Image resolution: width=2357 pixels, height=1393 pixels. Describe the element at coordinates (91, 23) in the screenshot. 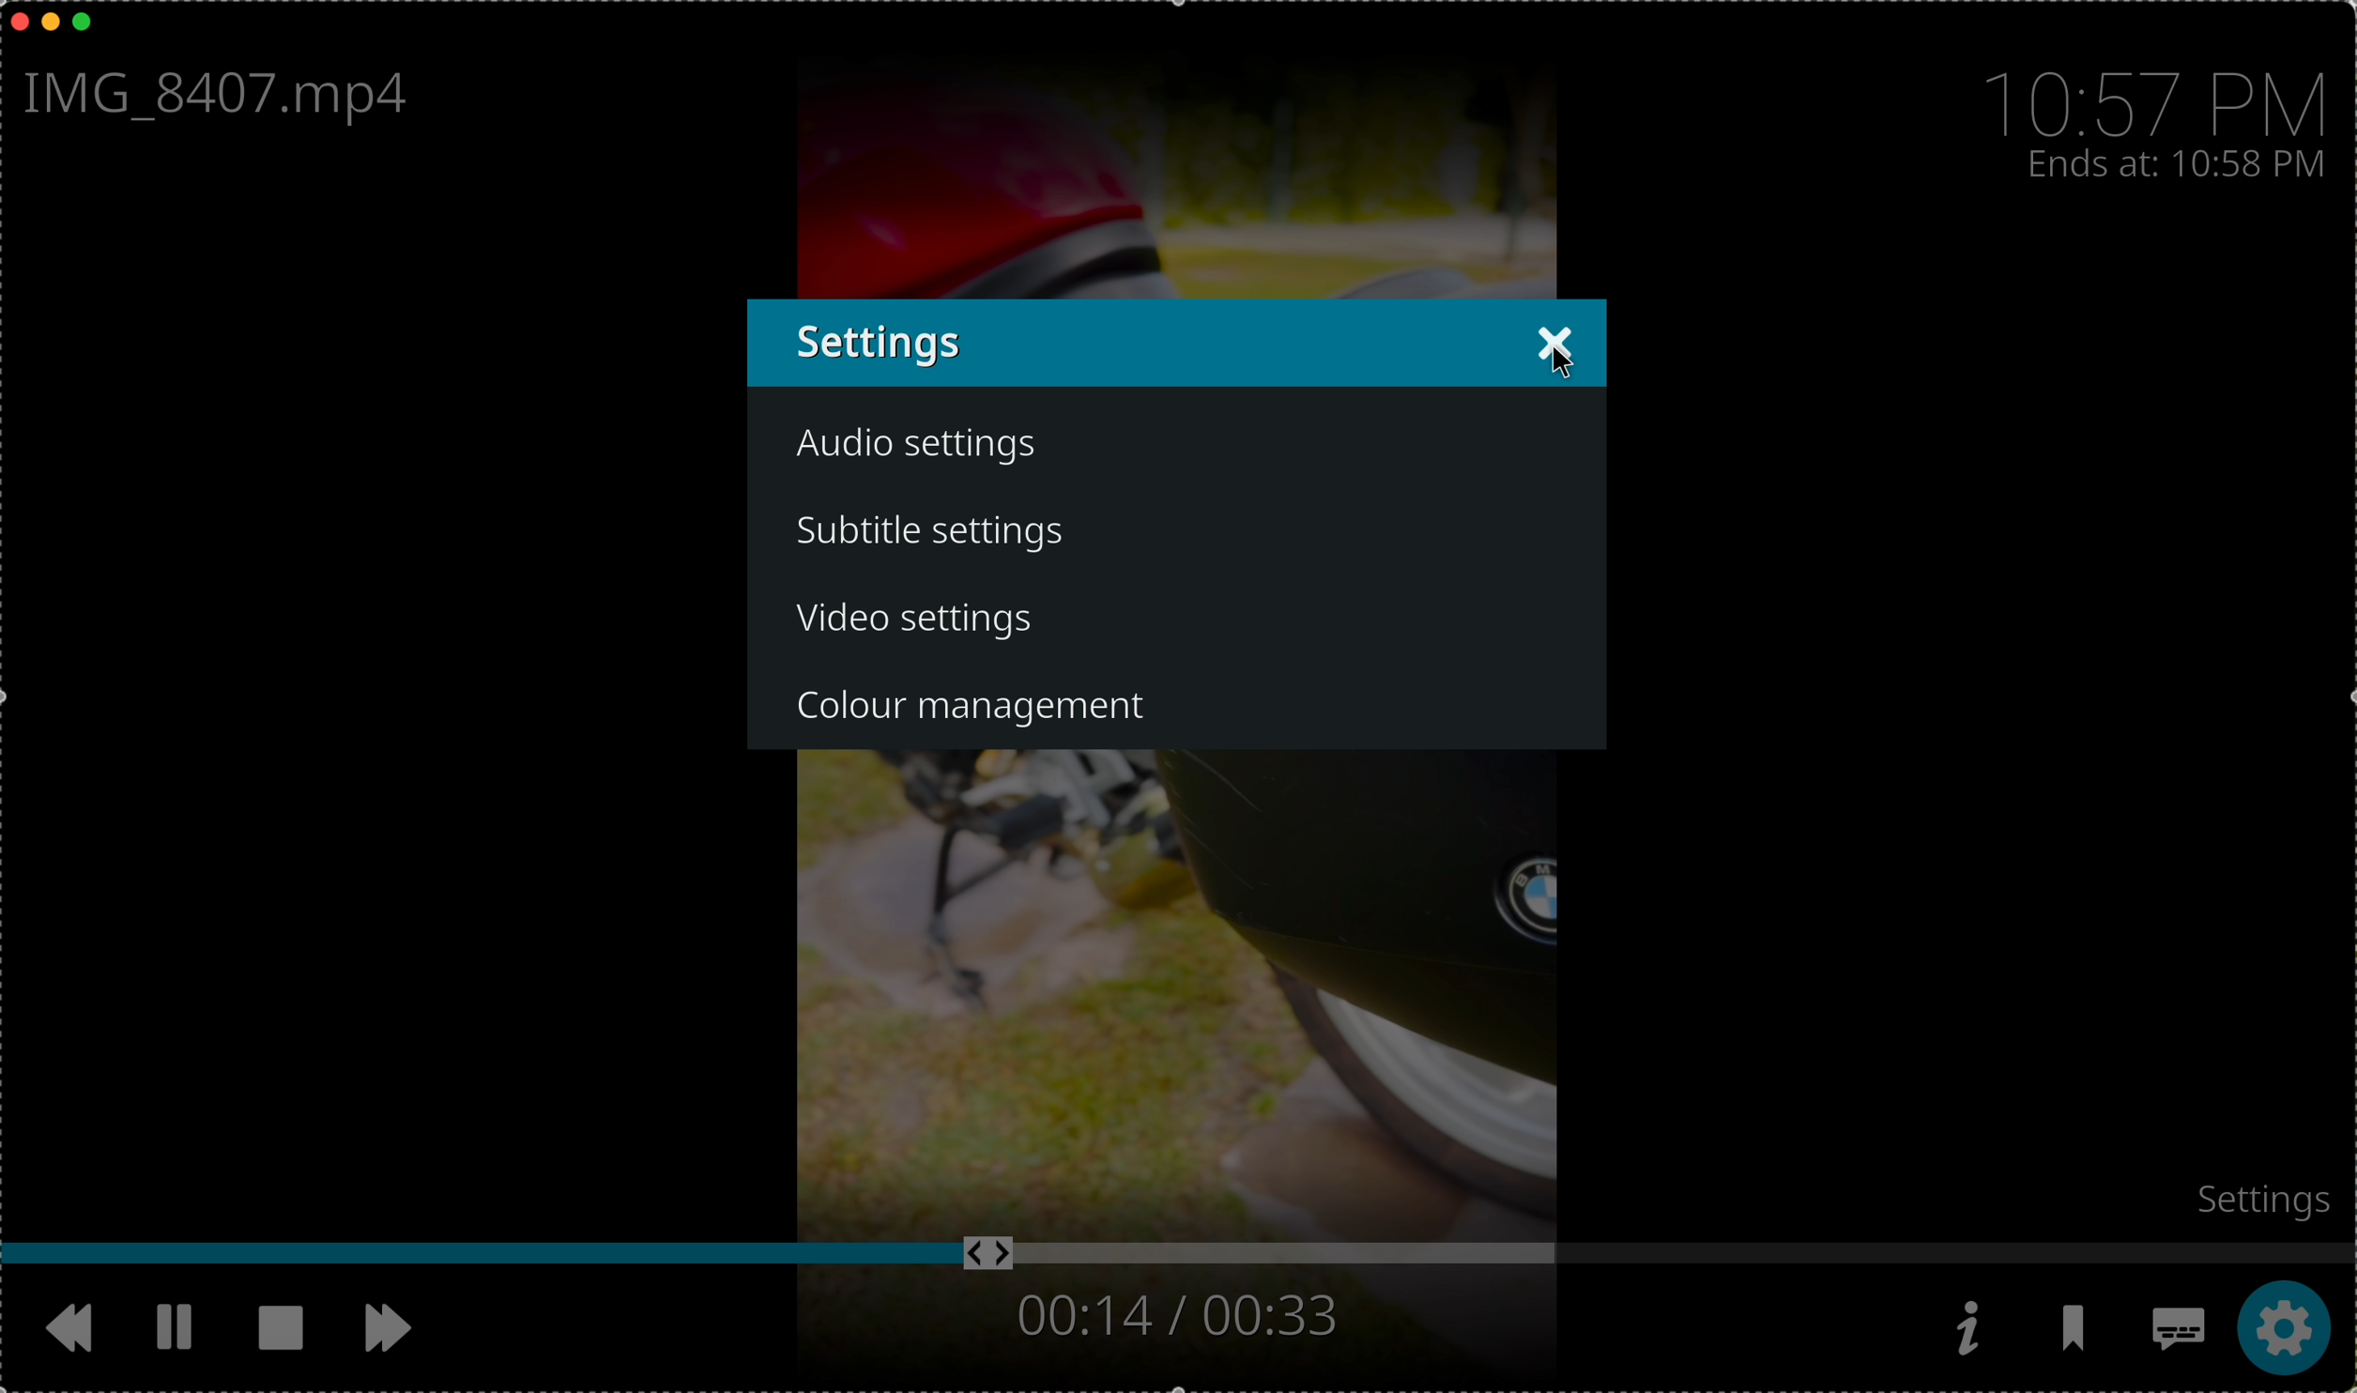

I see `maximize ` at that location.